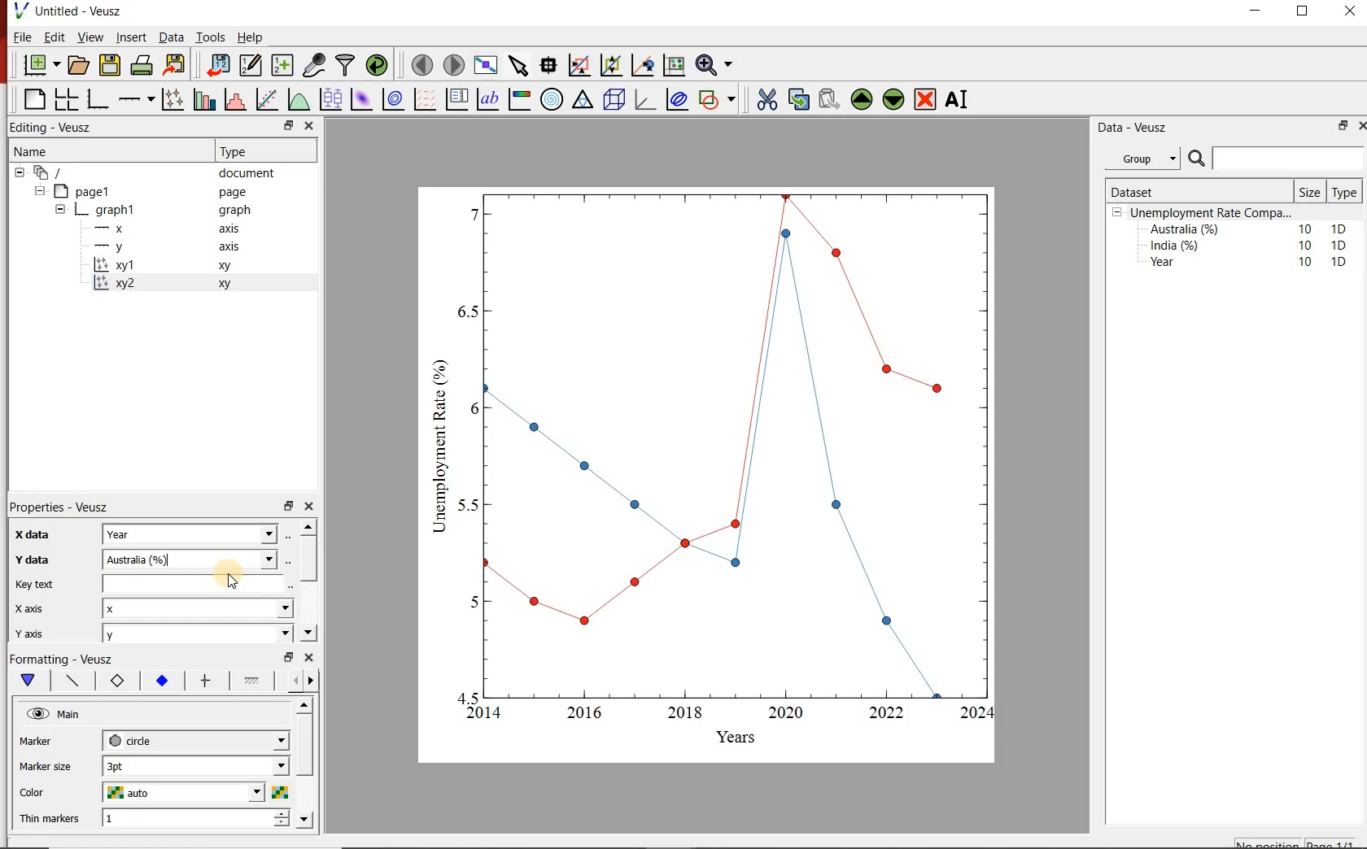 The height and width of the screenshot is (849, 1367). Describe the element at coordinates (305, 759) in the screenshot. I see `scroll bar` at that location.